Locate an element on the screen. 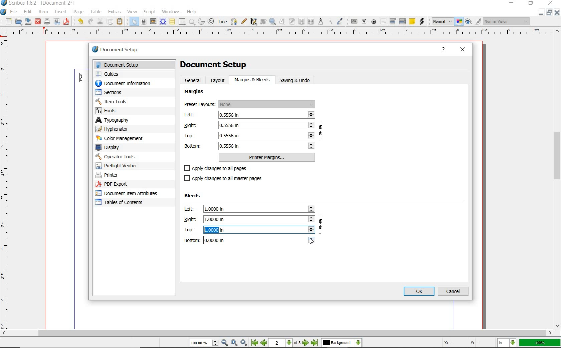  Tables of contents is located at coordinates (124, 203).